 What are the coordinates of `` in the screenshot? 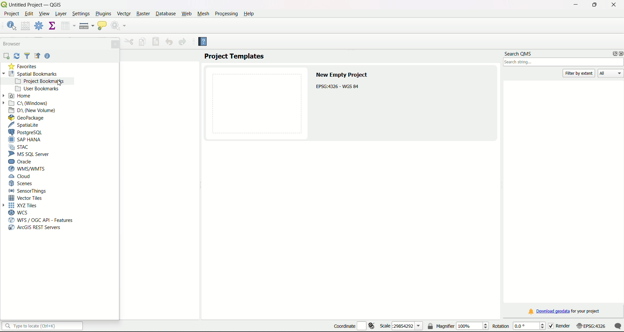 It's located at (129, 42).